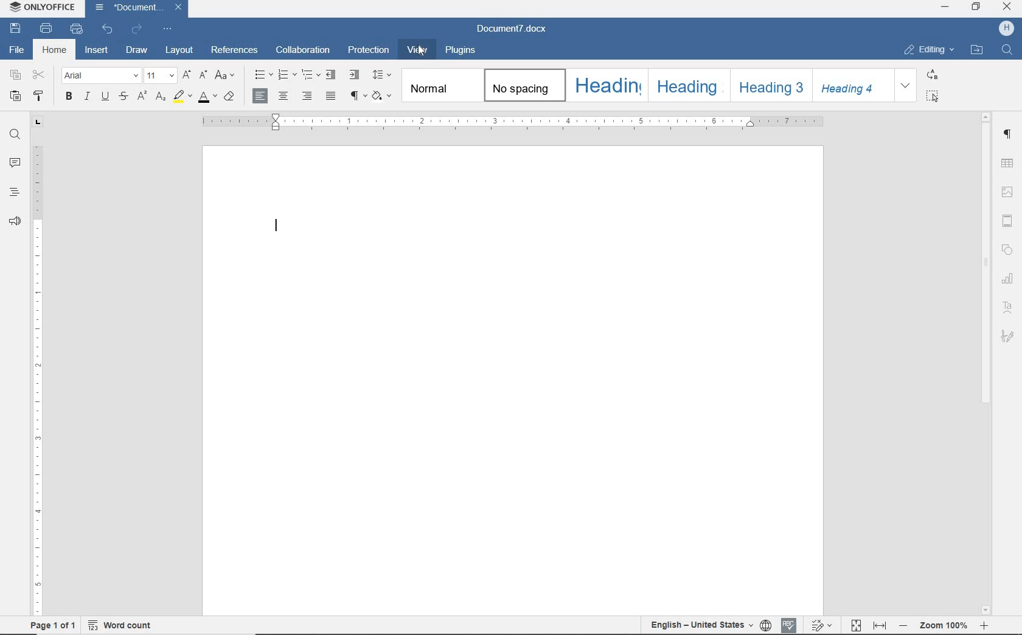 Image resolution: width=1022 pixels, height=635 pixels. What do you see at coordinates (68, 97) in the screenshot?
I see `BOLD` at bounding box center [68, 97].